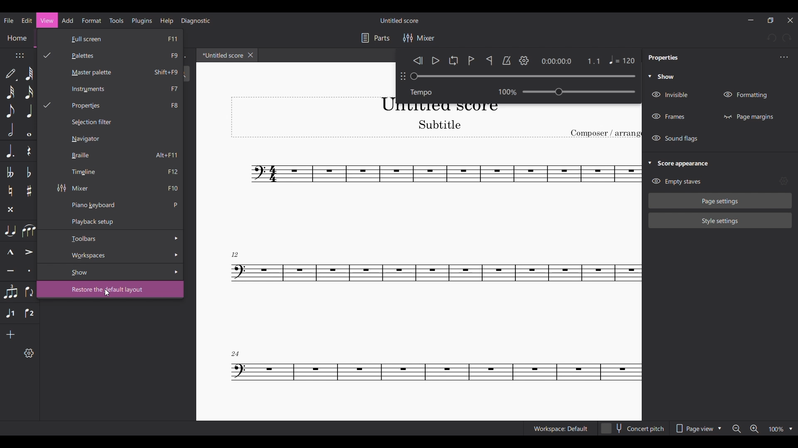 The width and height of the screenshot is (798, 448). Describe the element at coordinates (669, 117) in the screenshot. I see `Frames` at that location.